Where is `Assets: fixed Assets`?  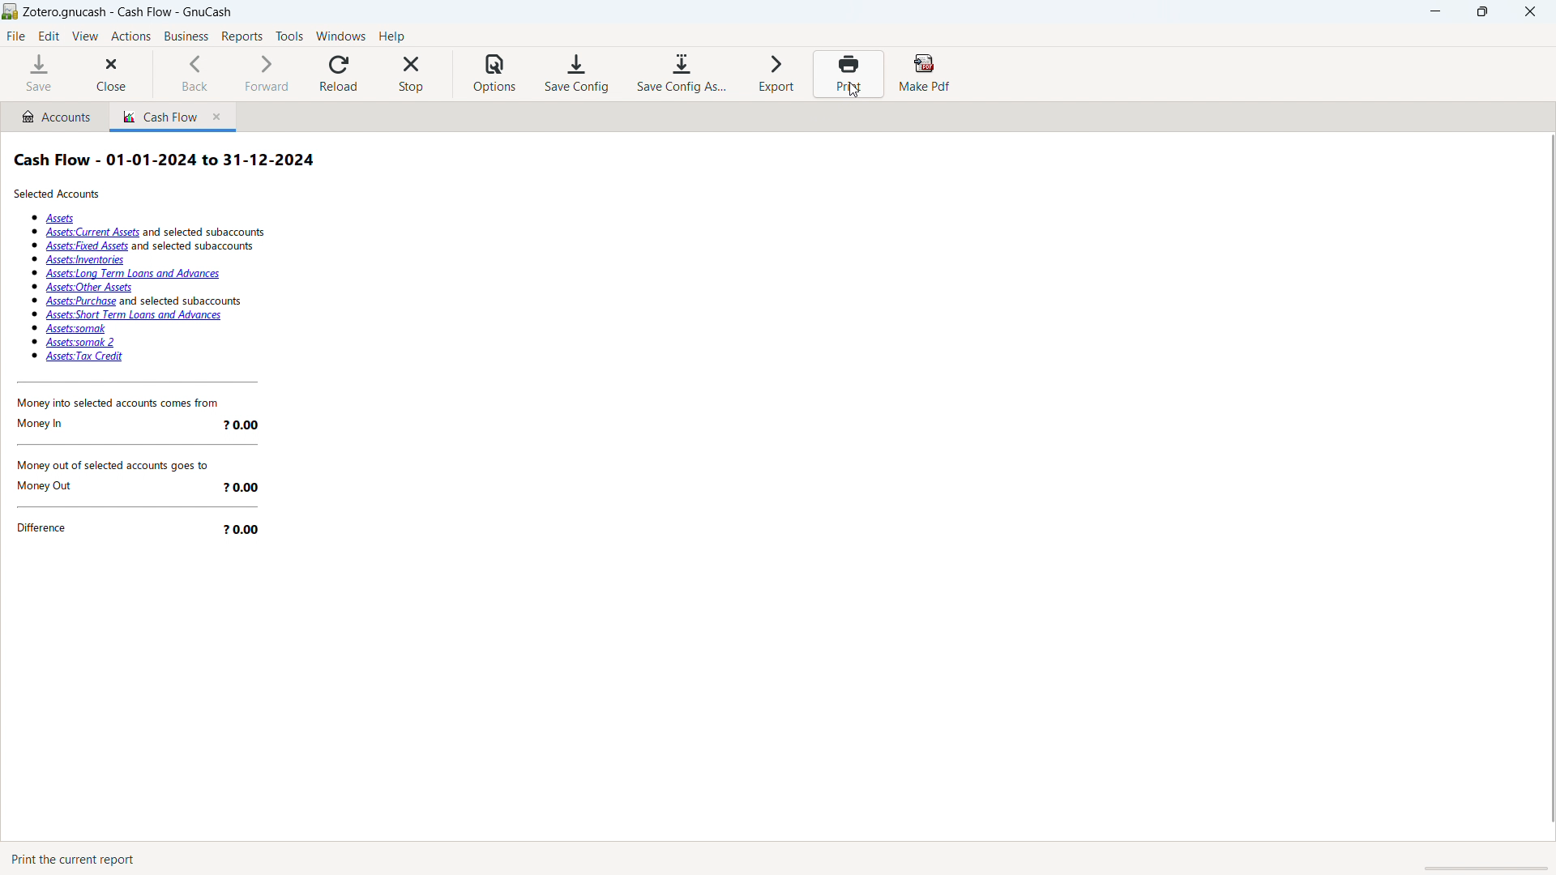
Assets: fixed Assets is located at coordinates (156, 246).